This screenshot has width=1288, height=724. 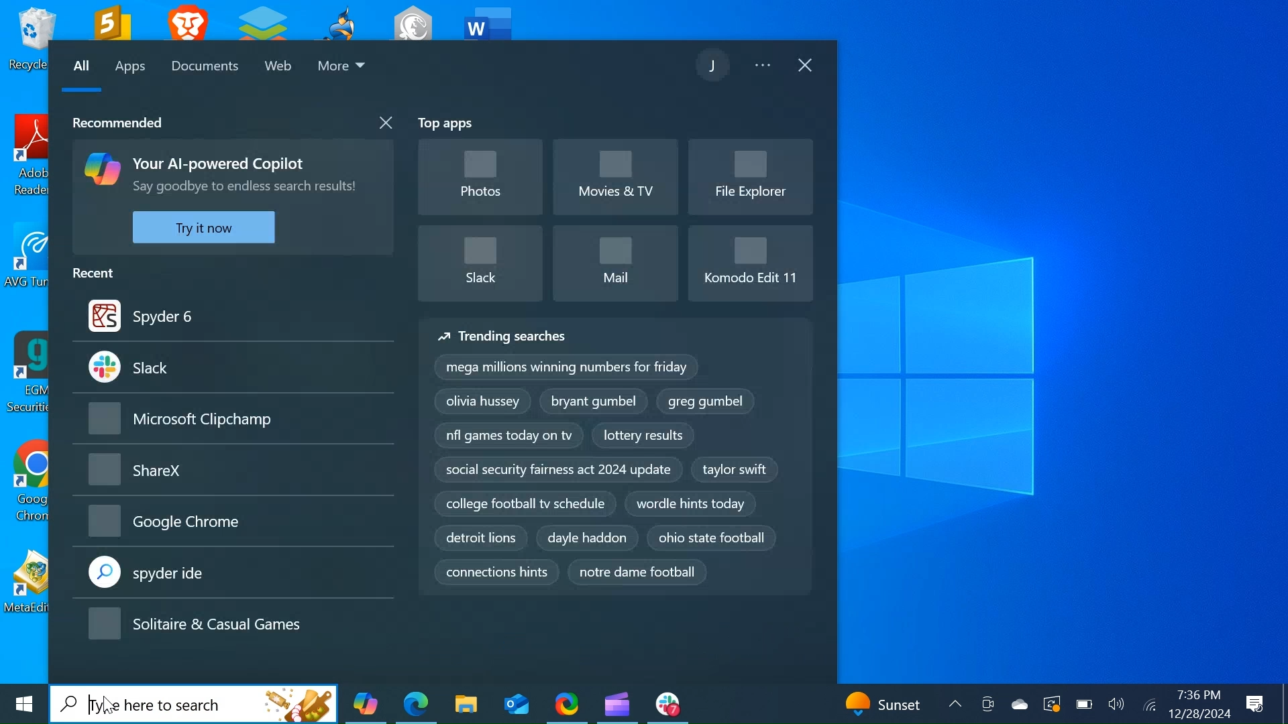 I want to click on All, so click(x=81, y=68).